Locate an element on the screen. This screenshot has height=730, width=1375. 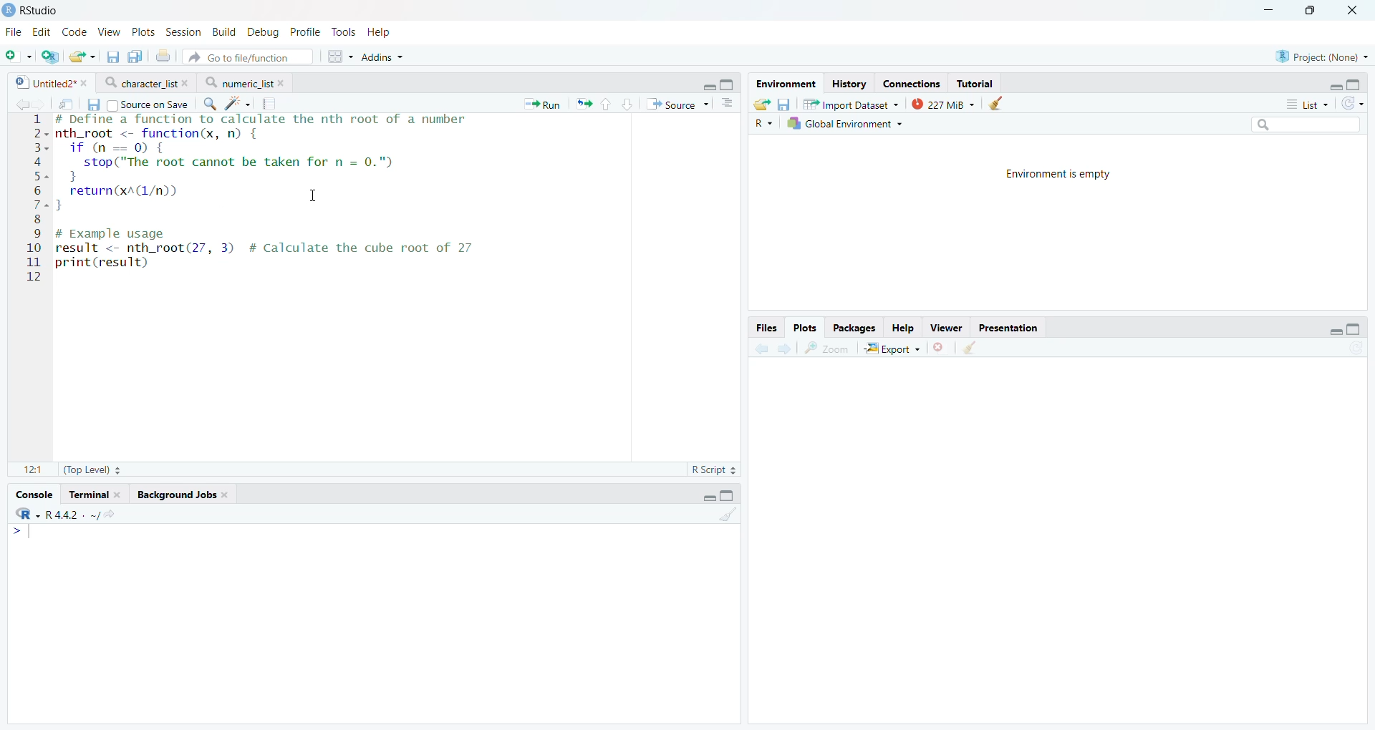
Compile report is located at coordinates (271, 103).